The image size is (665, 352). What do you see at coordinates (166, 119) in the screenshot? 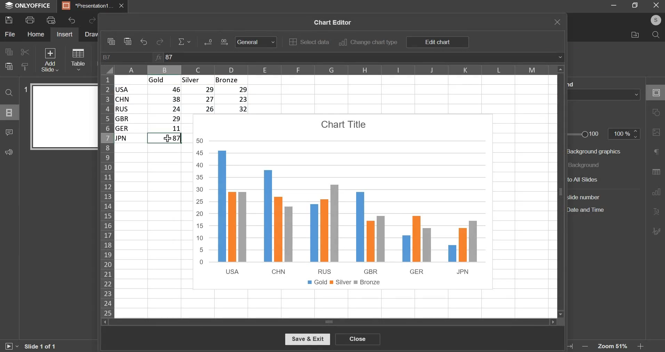
I see `| 29` at bounding box center [166, 119].